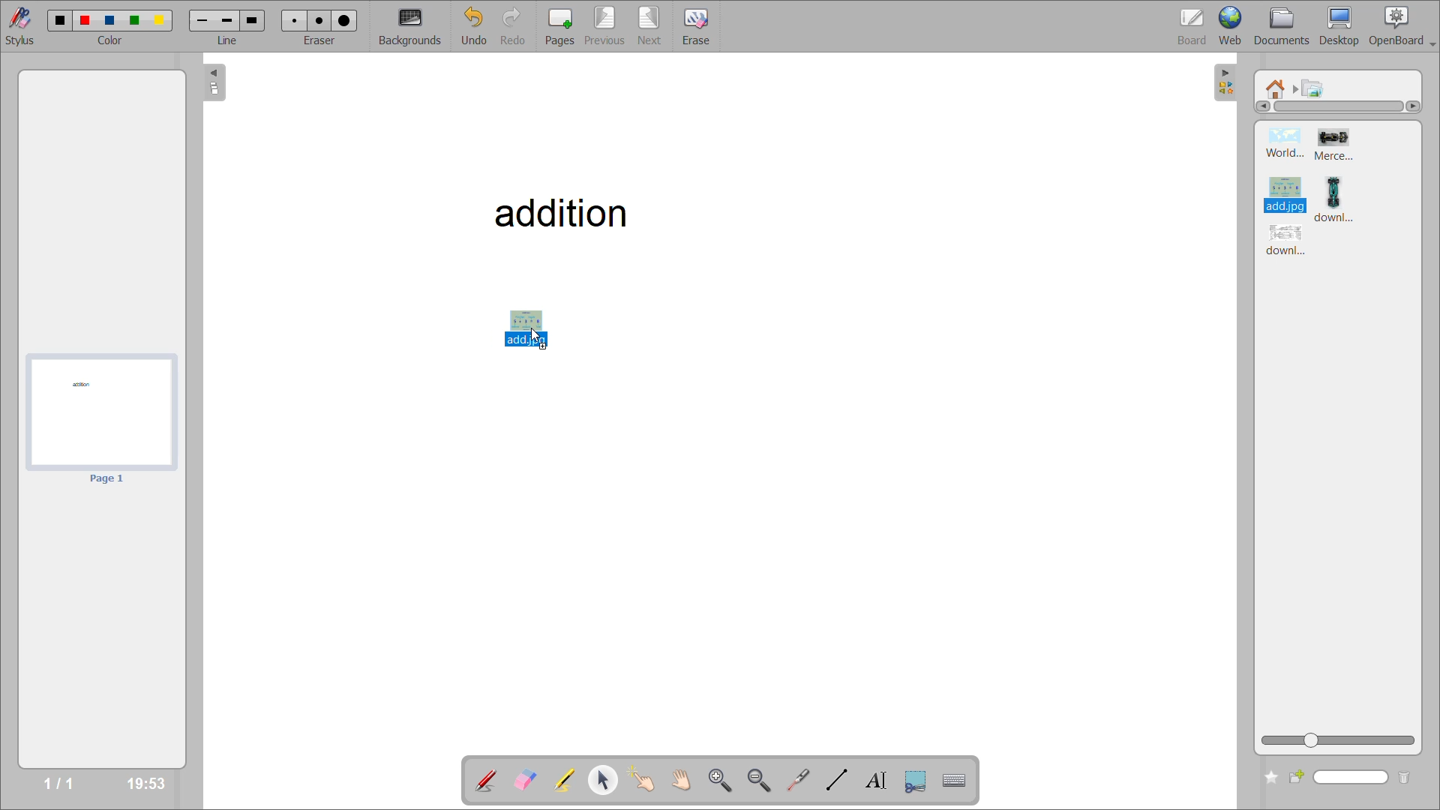 The height and width of the screenshot is (810, 1440). Describe the element at coordinates (133, 22) in the screenshot. I see `color 4` at that location.